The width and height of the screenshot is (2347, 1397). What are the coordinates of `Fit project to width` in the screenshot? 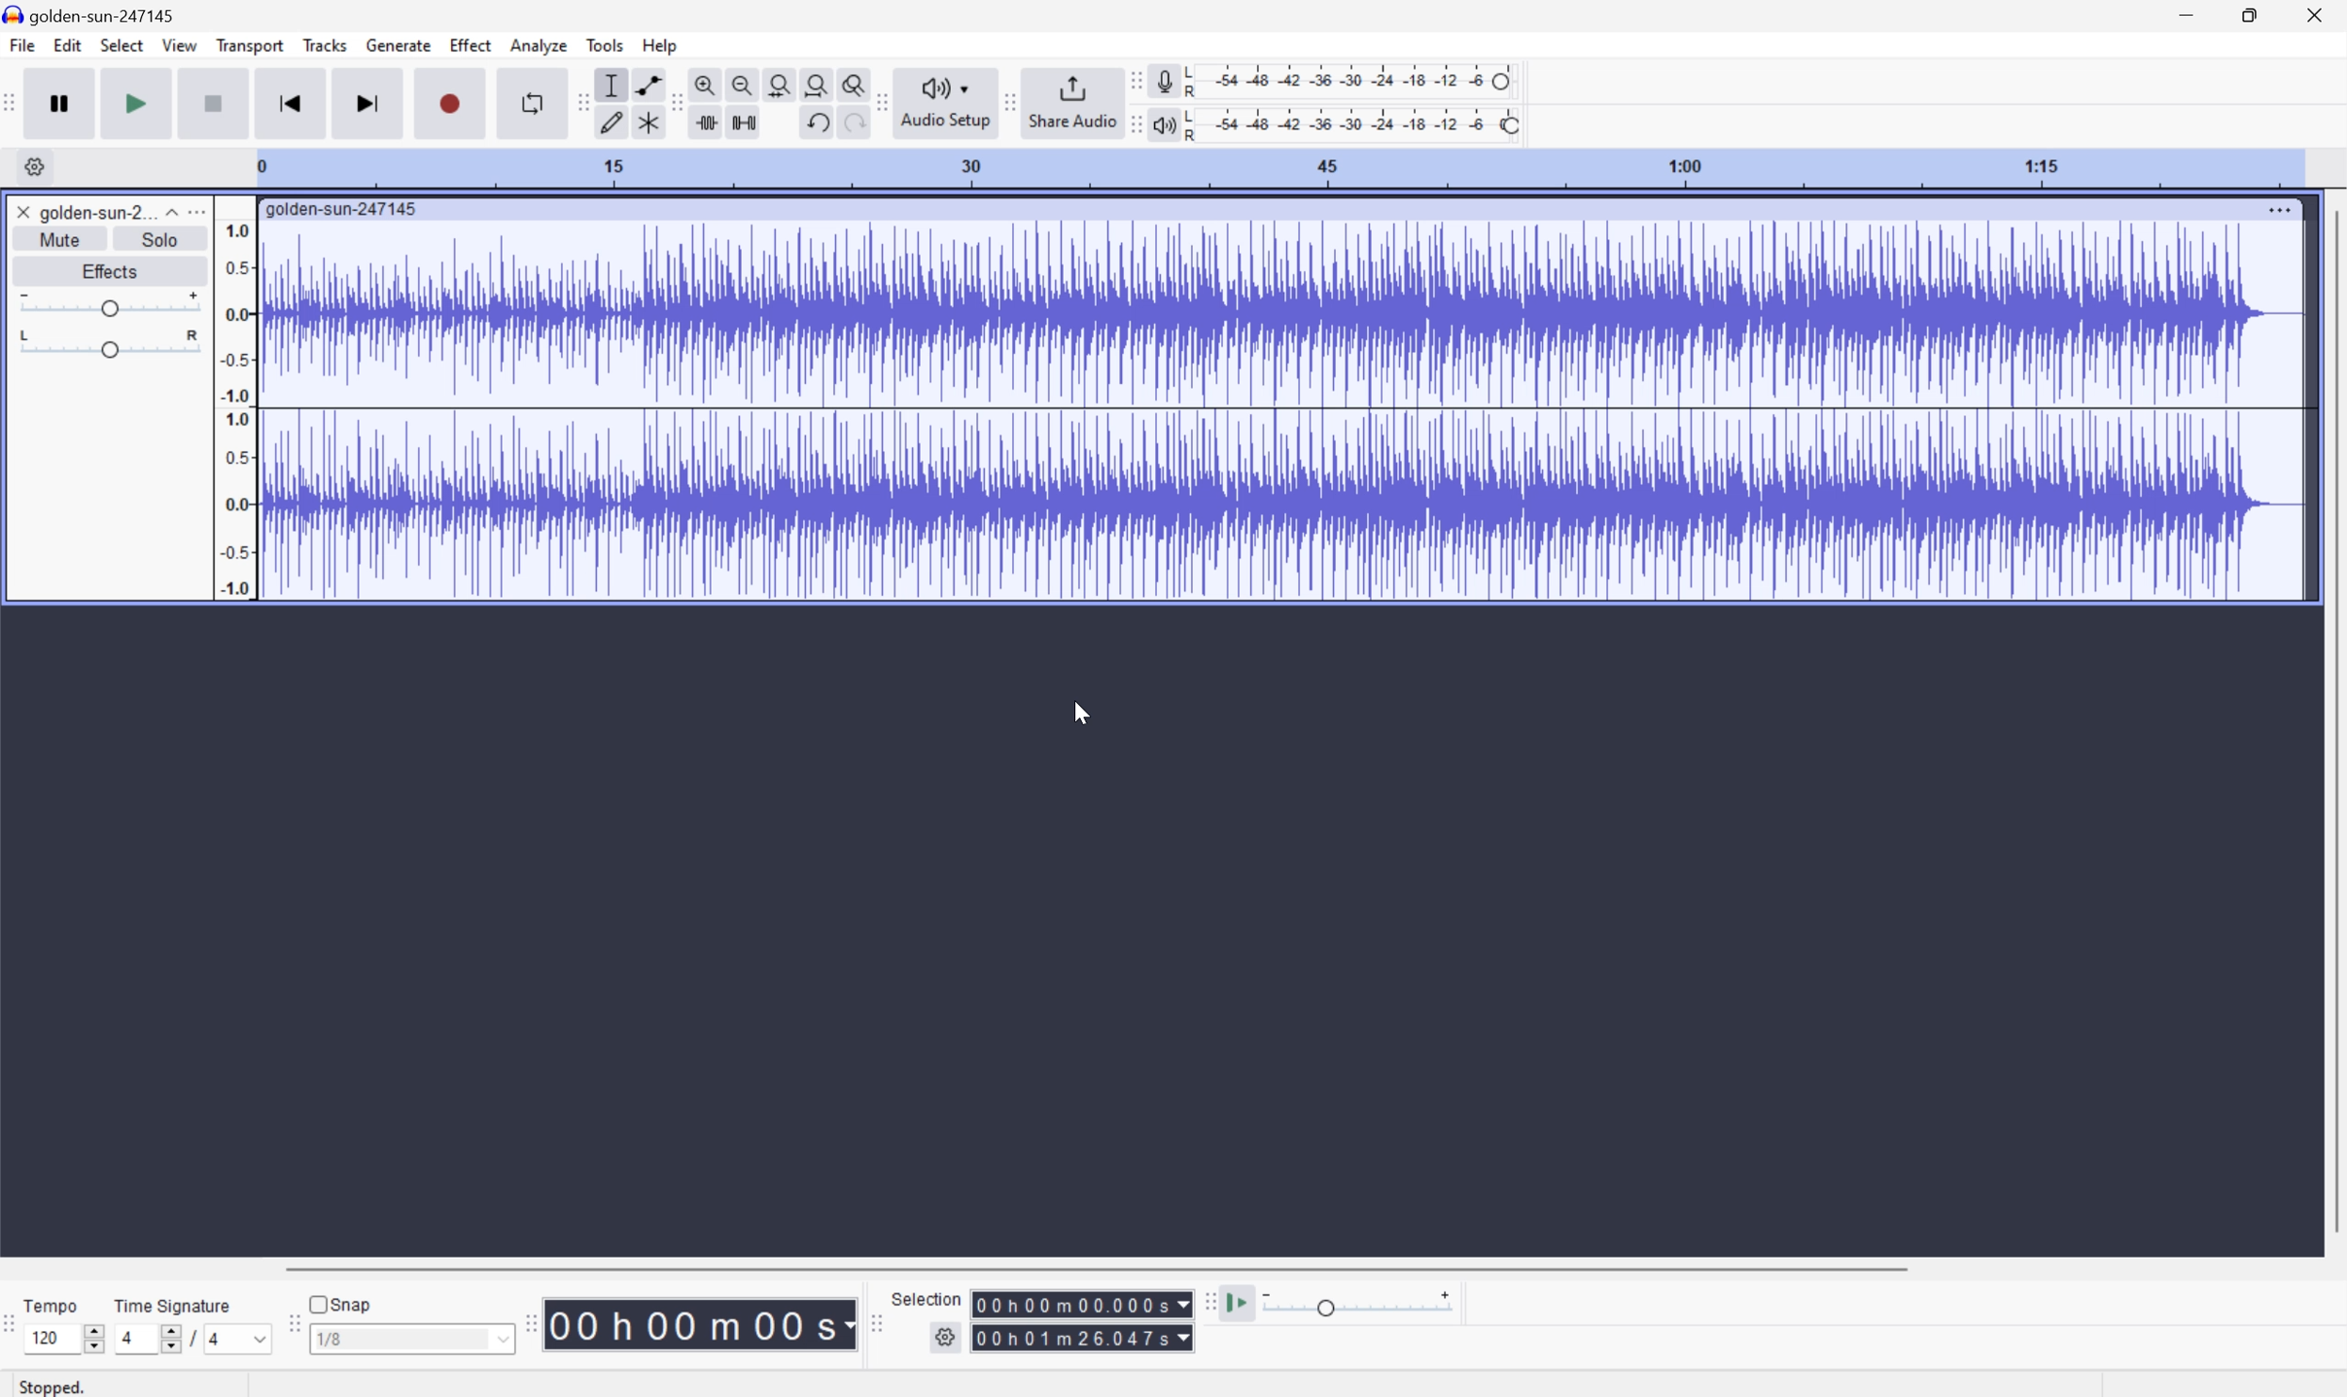 It's located at (814, 81).